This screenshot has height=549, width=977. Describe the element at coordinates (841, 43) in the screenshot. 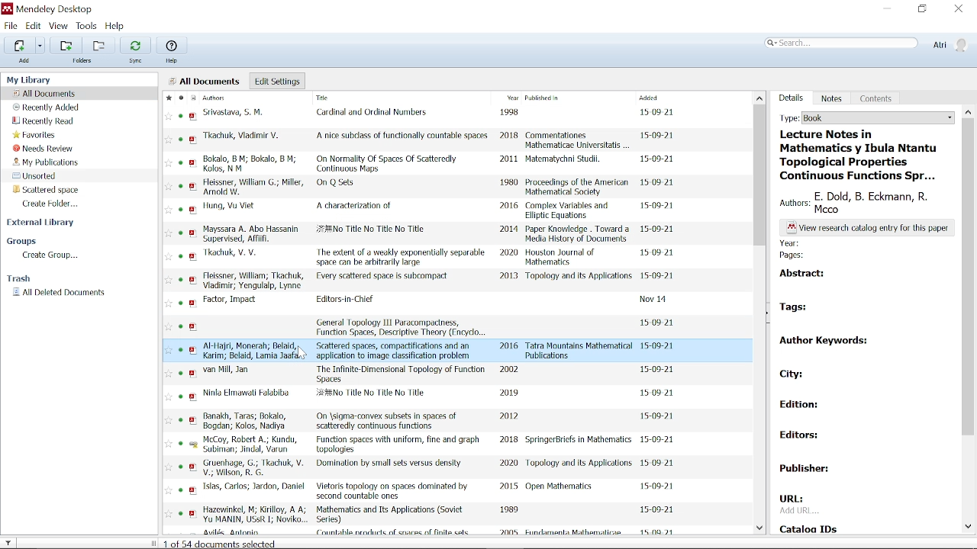

I see `Search` at that location.